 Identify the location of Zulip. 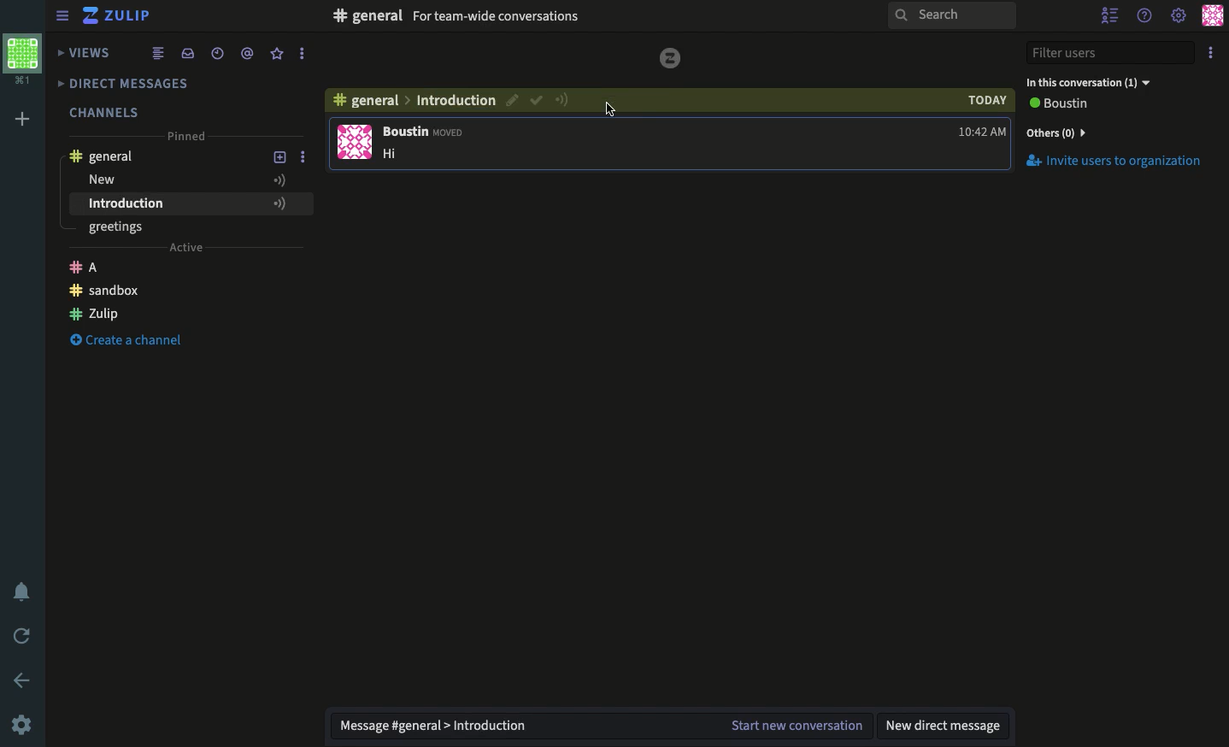
(121, 15).